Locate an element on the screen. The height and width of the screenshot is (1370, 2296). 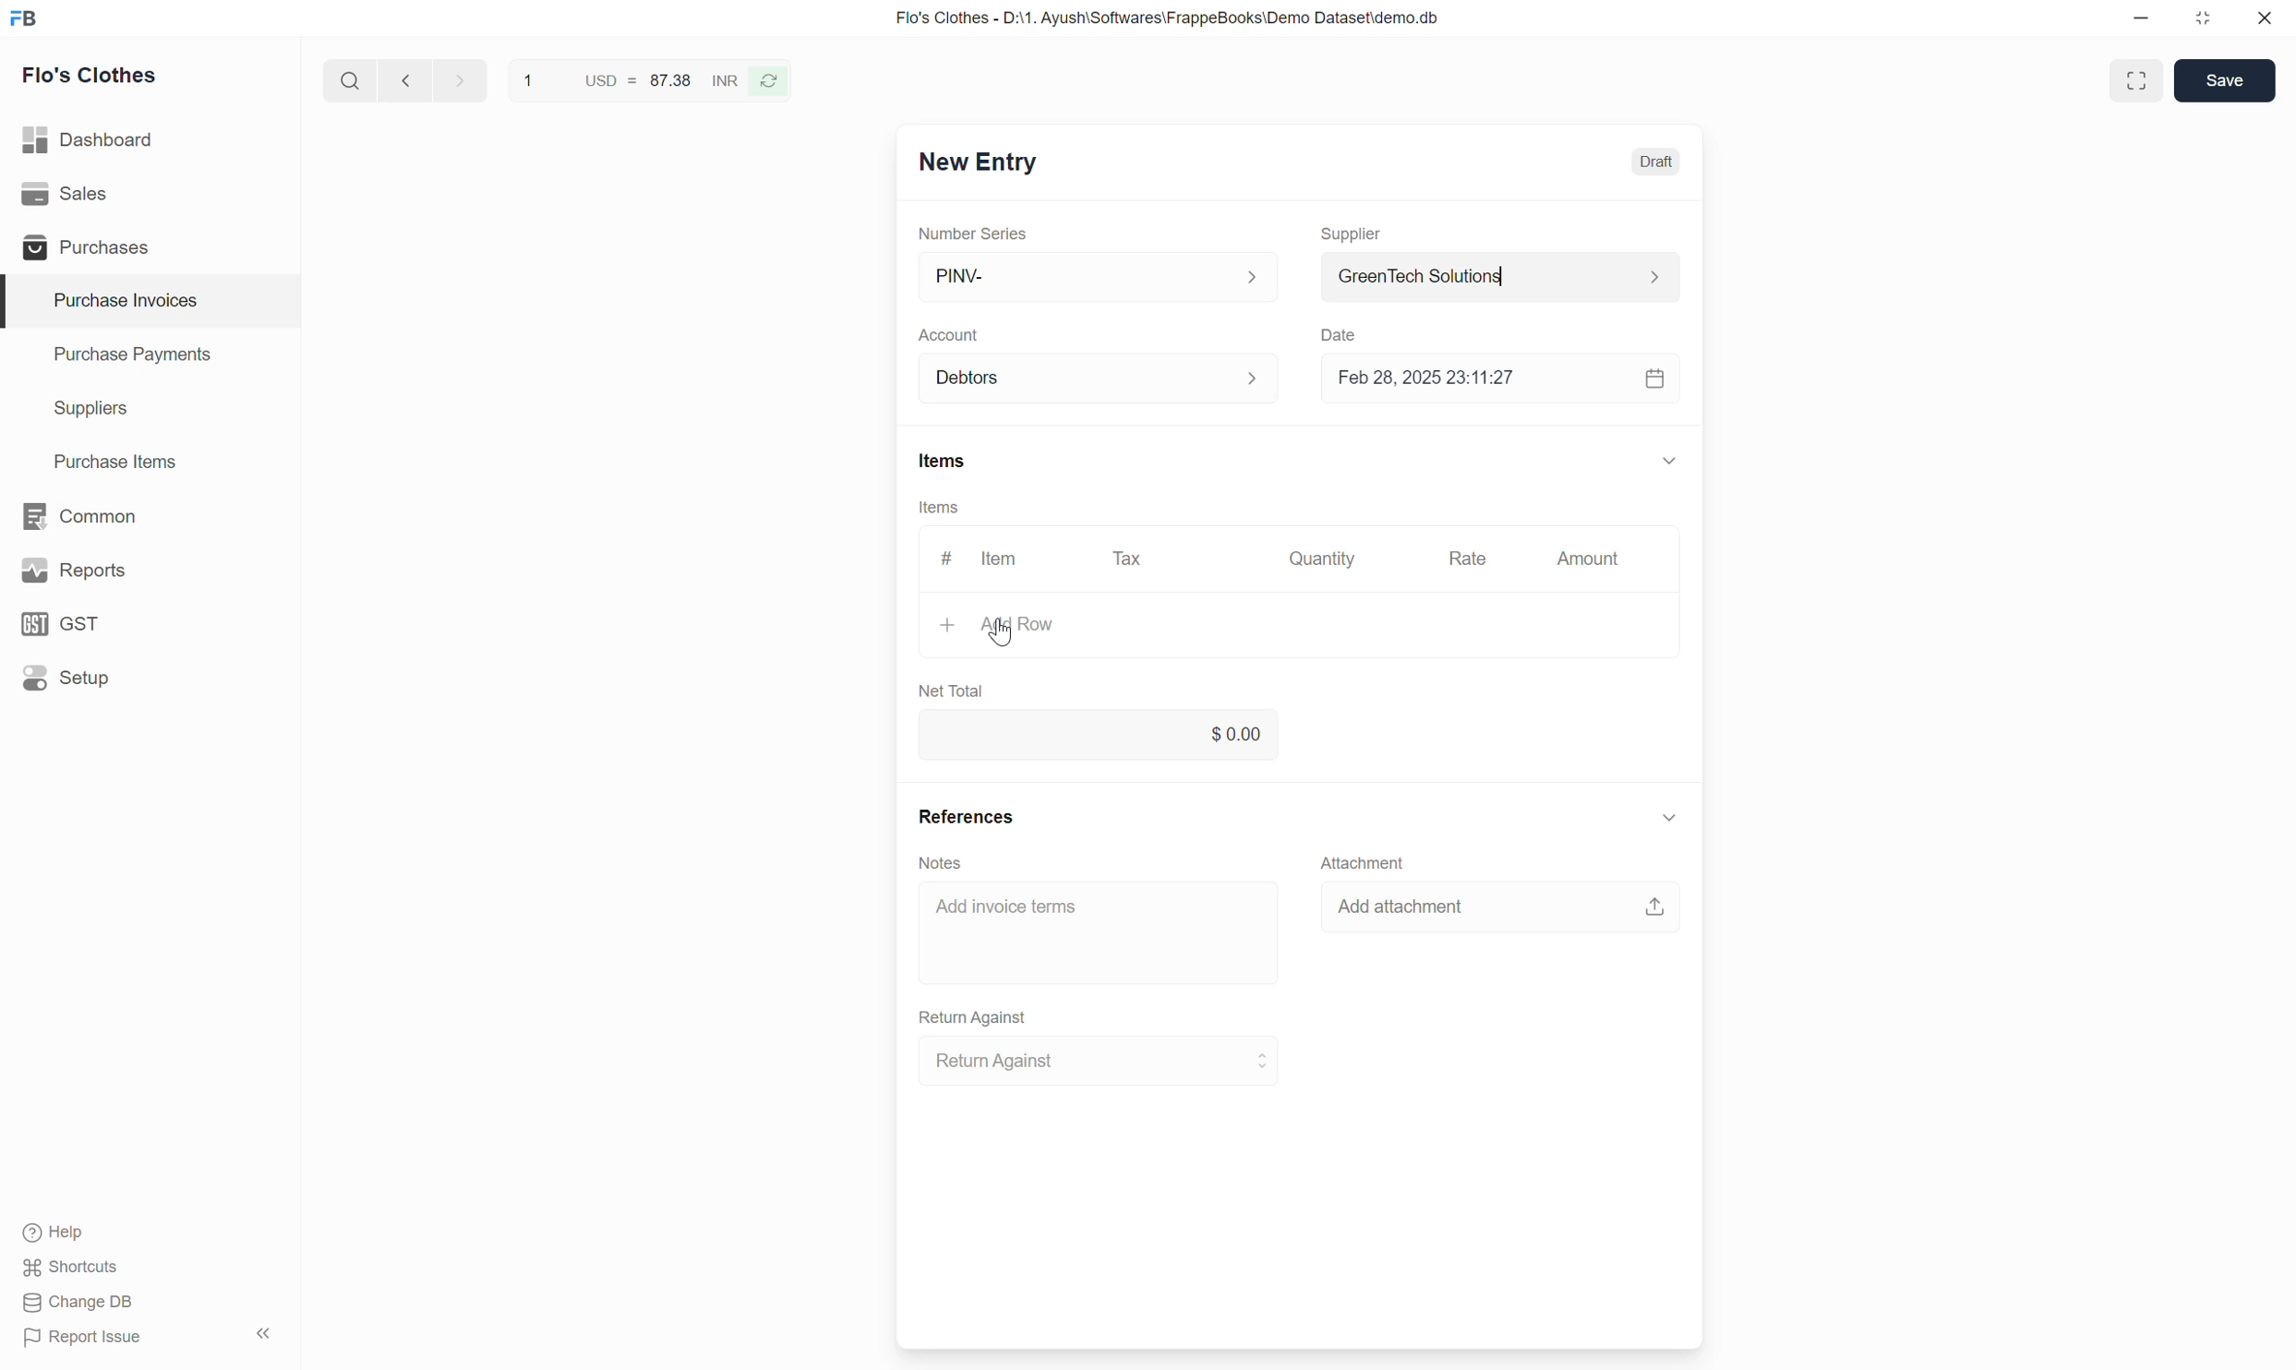
Reverse is located at coordinates (768, 82).